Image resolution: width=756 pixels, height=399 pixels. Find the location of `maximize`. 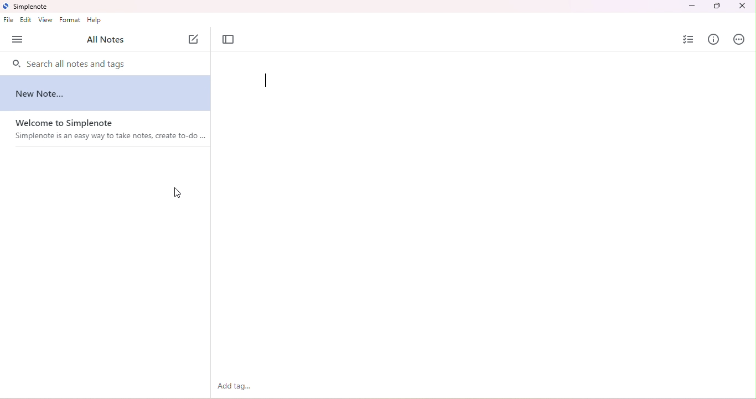

maximize is located at coordinates (717, 6).